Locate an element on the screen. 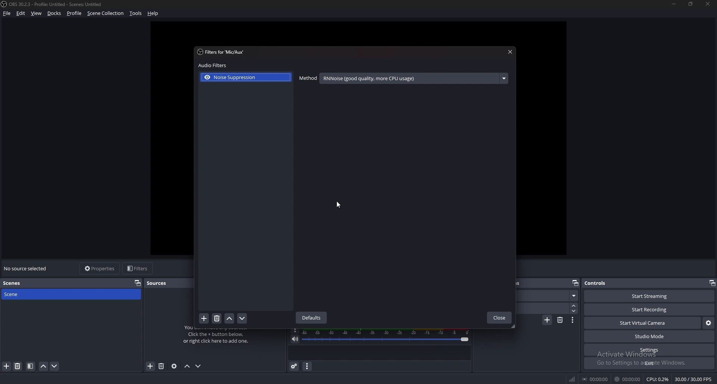 The height and width of the screenshot is (384, 717). file is located at coordinates (7, 13).